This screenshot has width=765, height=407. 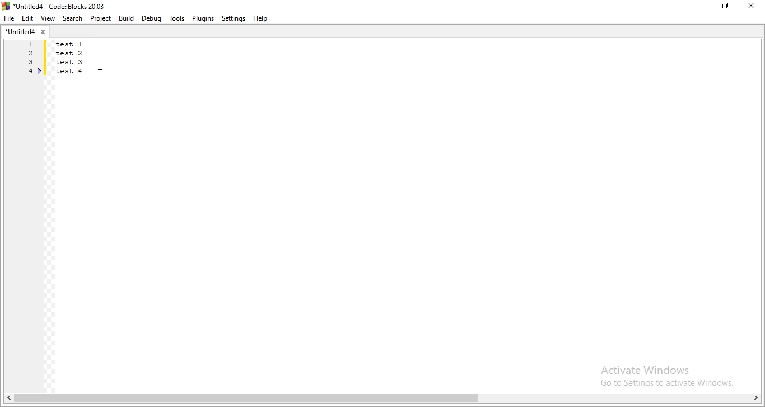 I want to click on cursor, so click(x=100, y=64).